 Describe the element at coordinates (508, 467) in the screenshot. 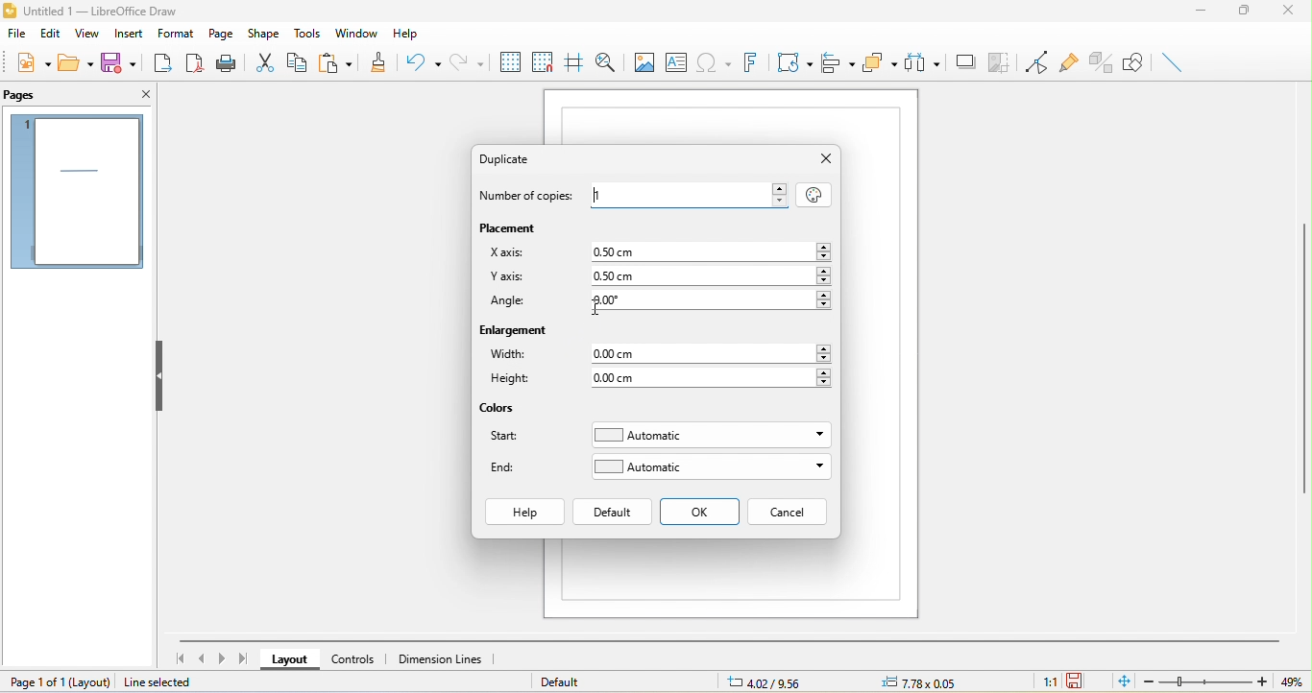

I see `end` at that location.